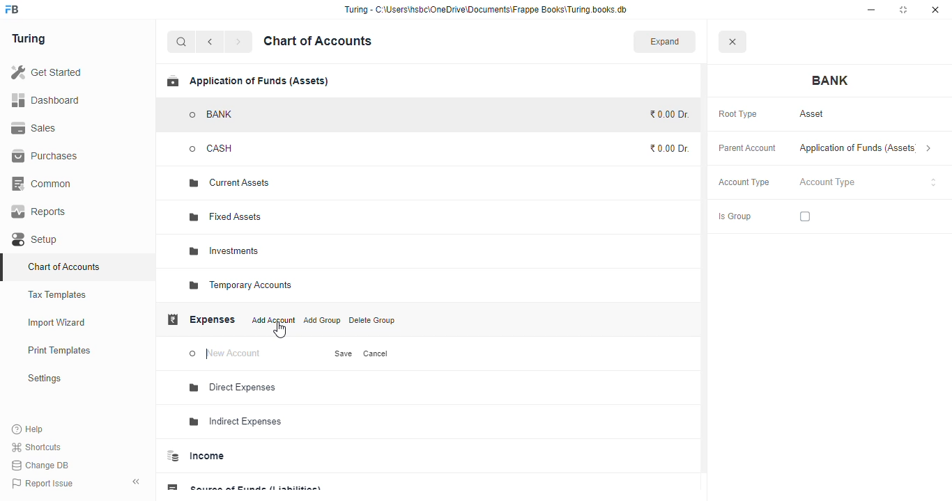 The image size is (952, 501). What do you see at coordinates (13, 9) in the screenshot?
I see `logo` at bounding box center [13, 9].